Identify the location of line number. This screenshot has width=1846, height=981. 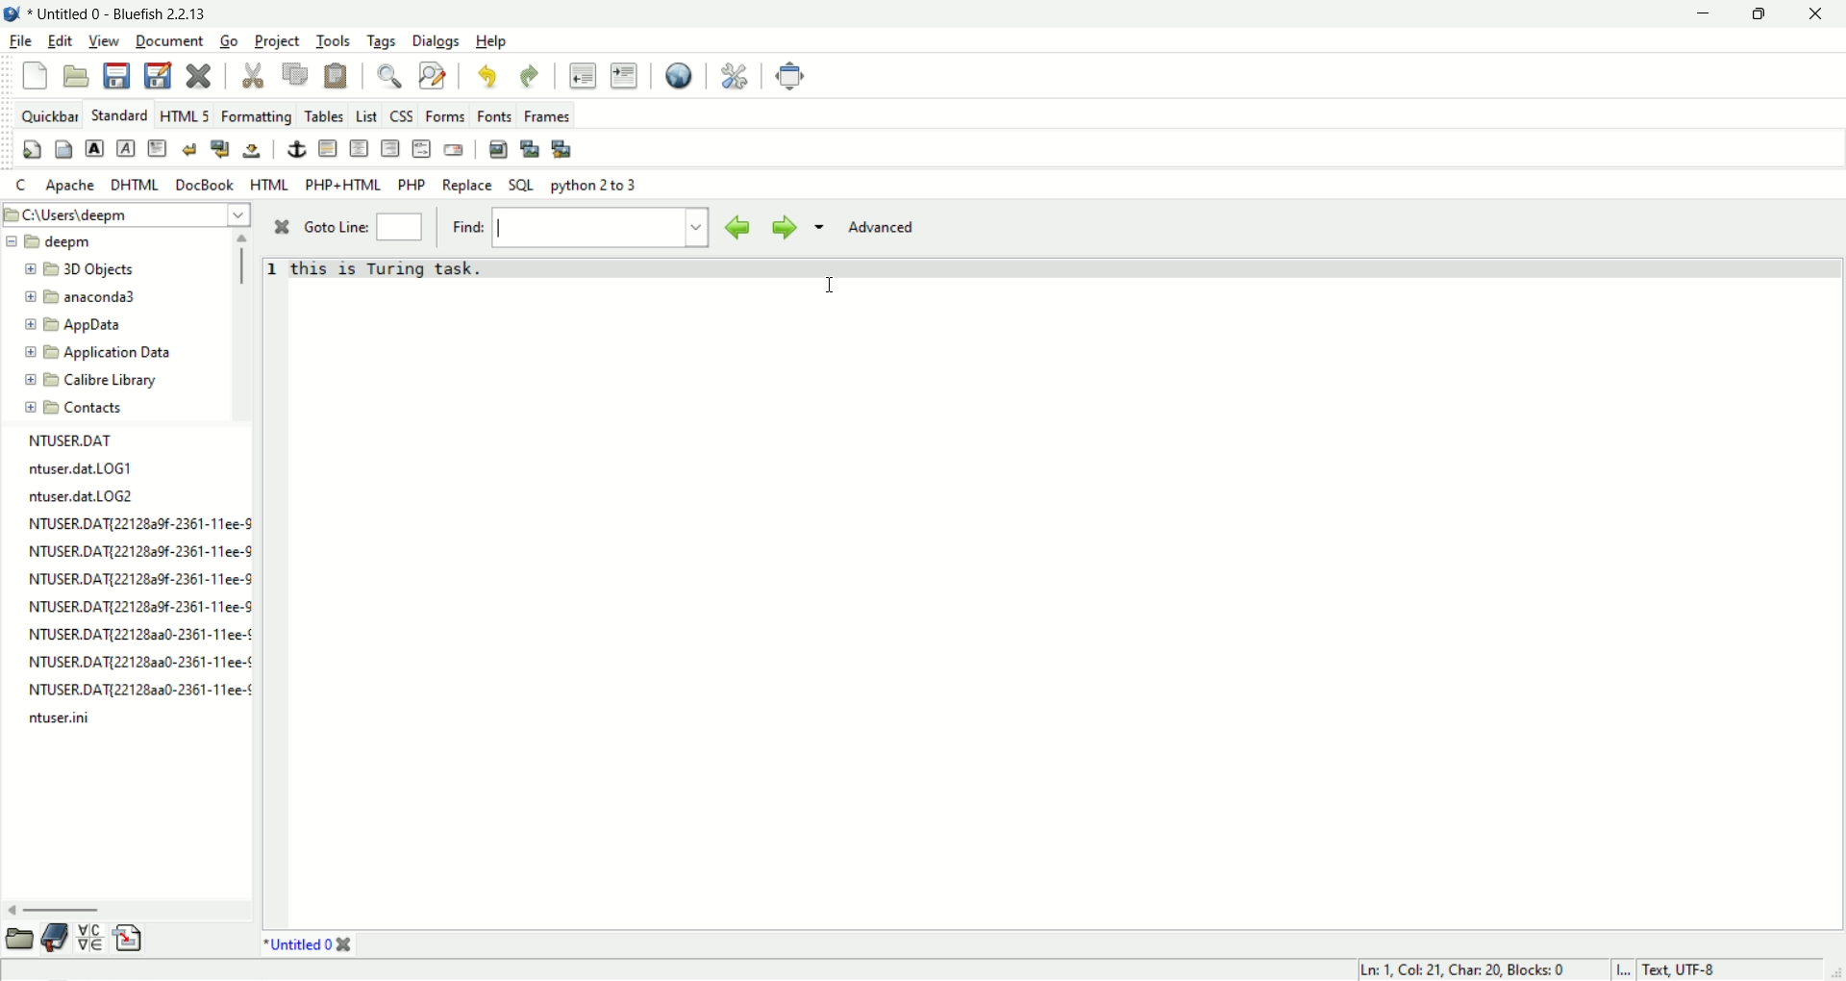
(275, 275).